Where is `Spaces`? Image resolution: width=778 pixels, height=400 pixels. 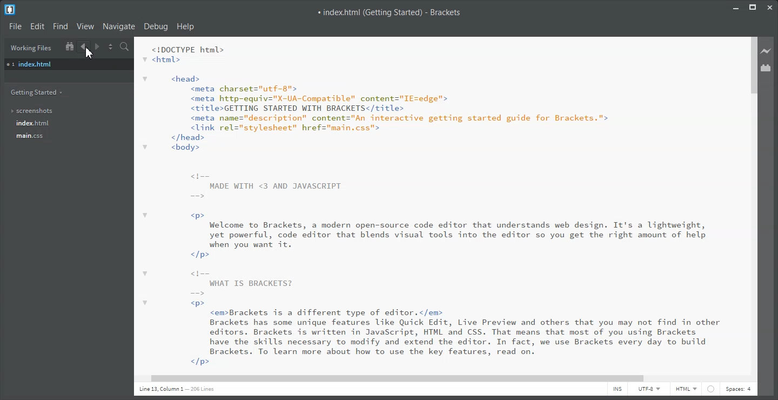 Spaces is located at coordinates (739, 390).